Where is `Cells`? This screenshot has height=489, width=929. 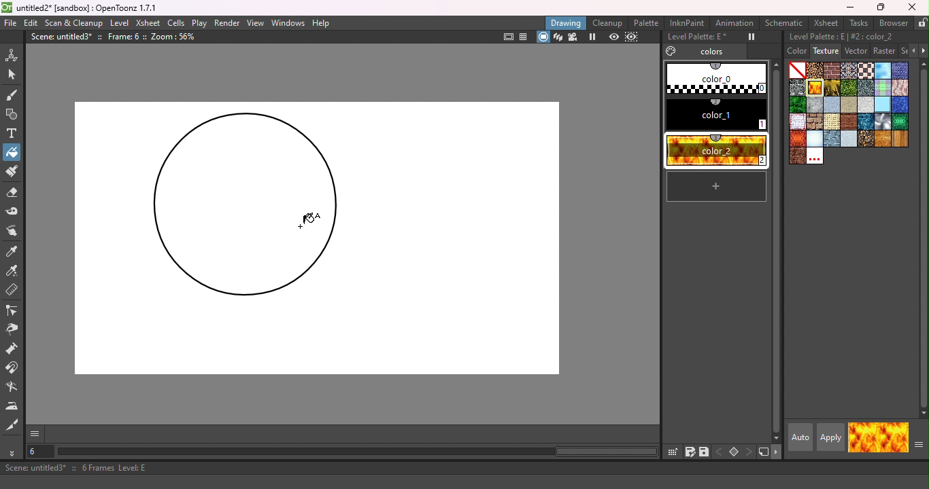
Cells is located at coordinates (175, 23).